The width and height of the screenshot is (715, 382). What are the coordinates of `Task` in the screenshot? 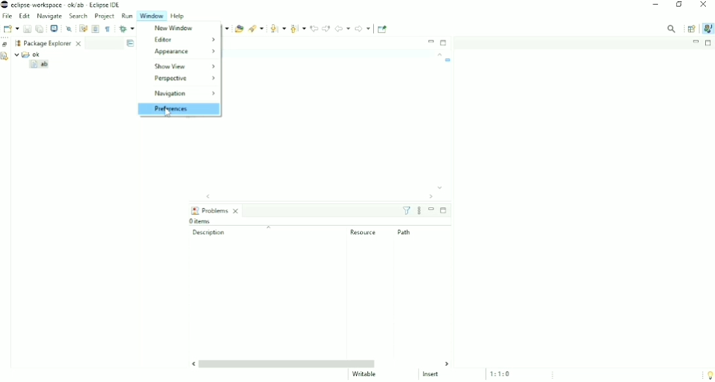 It's located at (449, 60).